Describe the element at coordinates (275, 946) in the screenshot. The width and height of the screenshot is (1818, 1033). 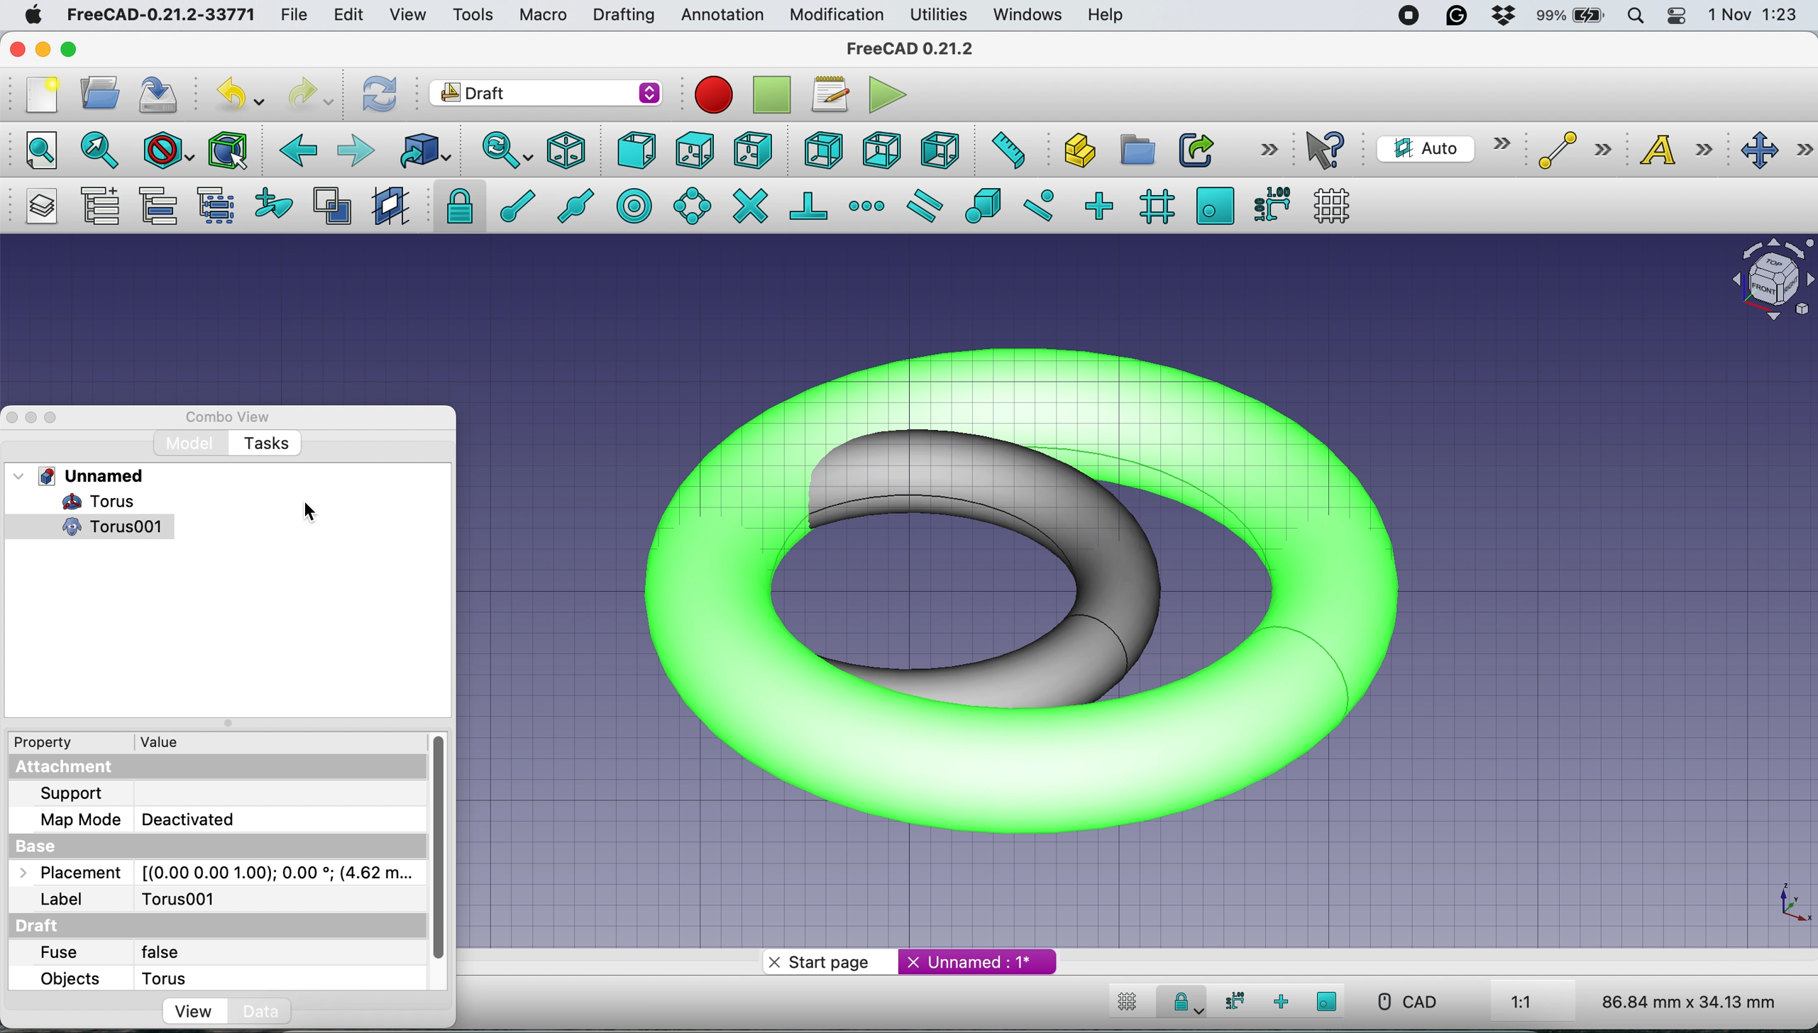
I see `False` at that location.